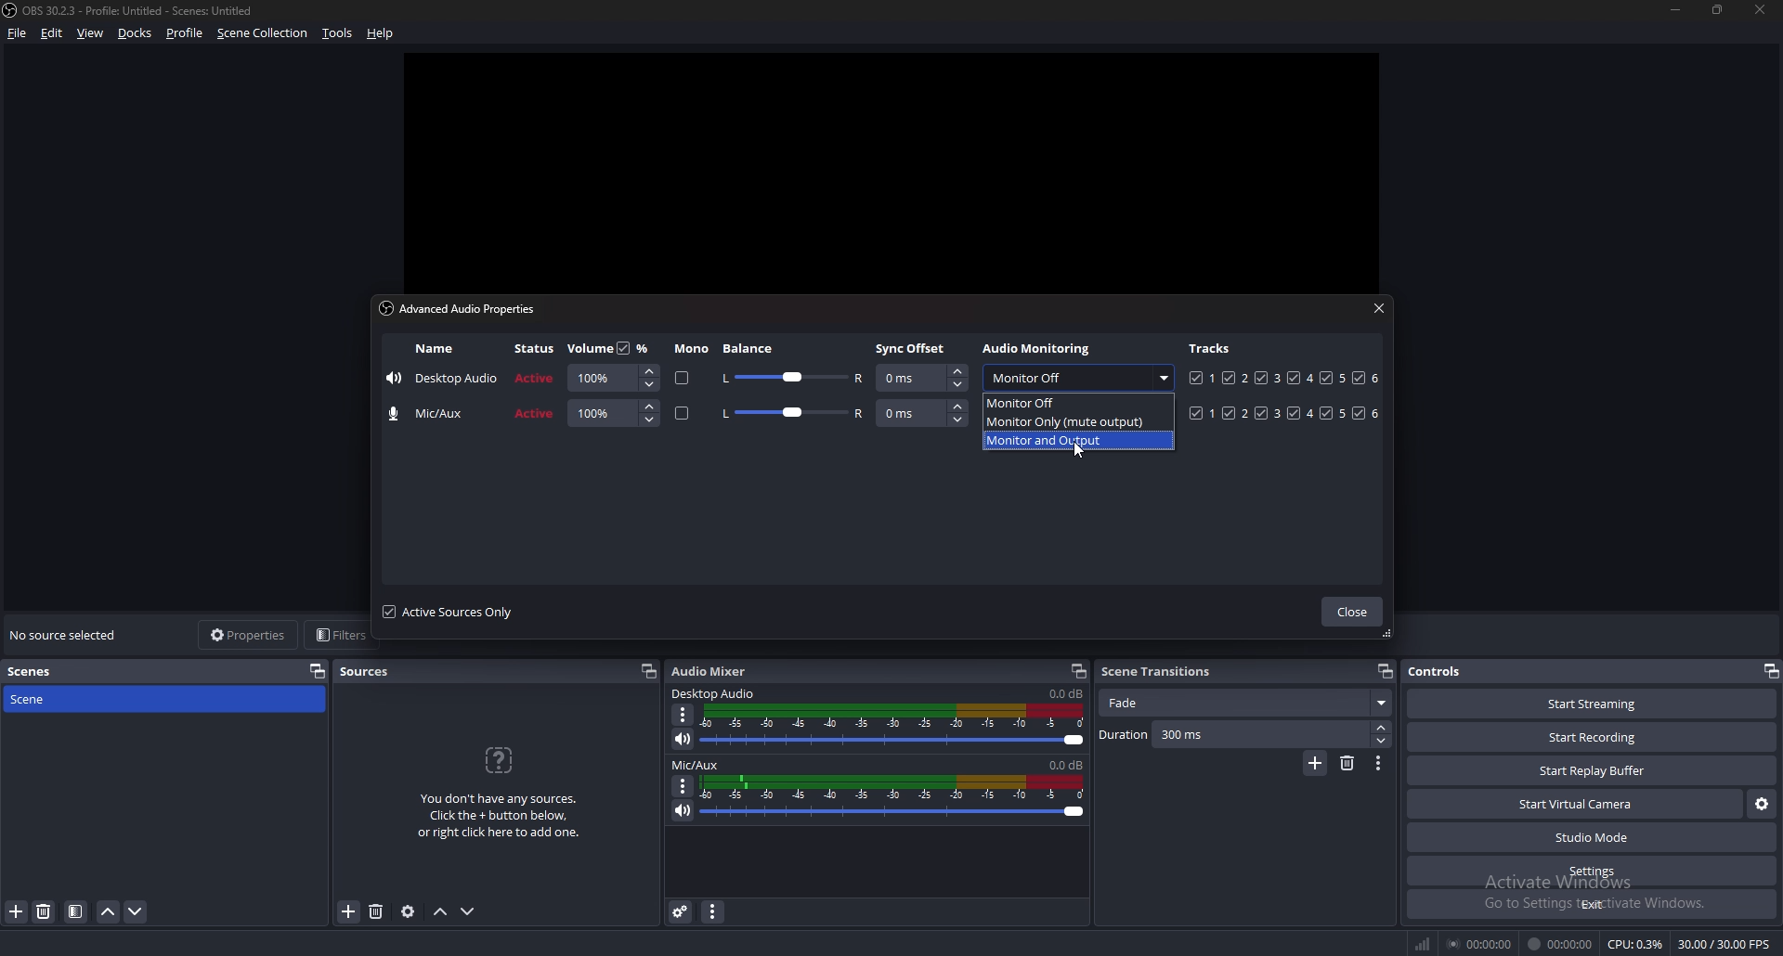  Describe the element at coordinates (349, 911) in the screenshot. I see `add source` at that location.